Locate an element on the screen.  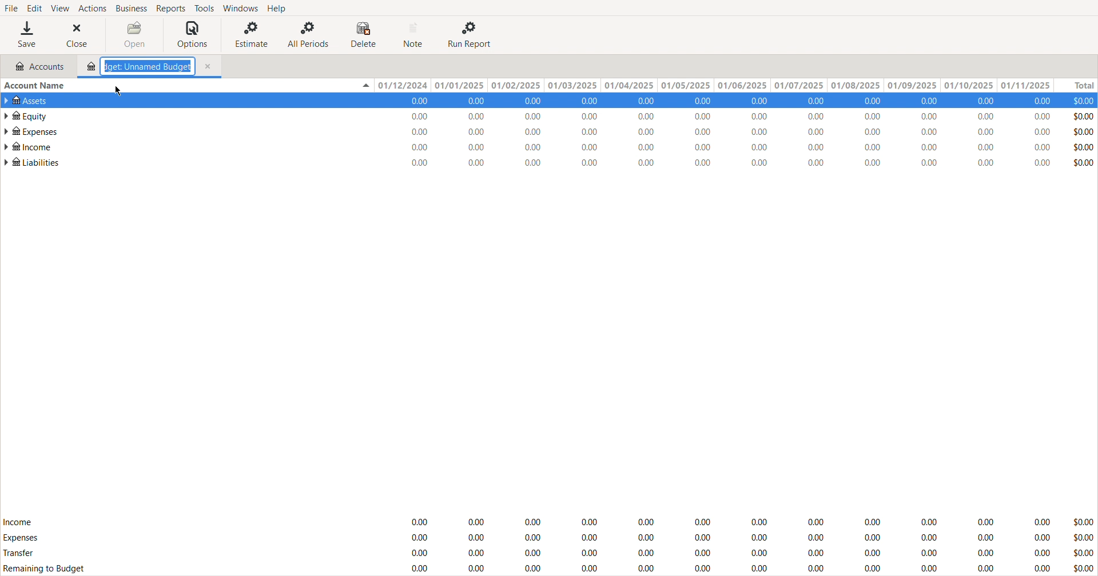
Income is located at coordinates (28, 143).